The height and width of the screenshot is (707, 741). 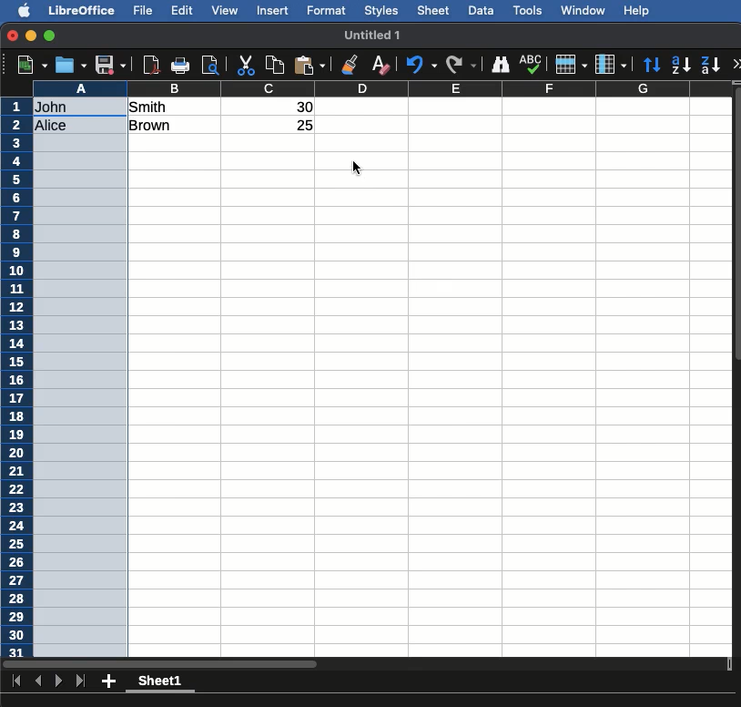 I want to click on Tools, so click(x=529, y=11).